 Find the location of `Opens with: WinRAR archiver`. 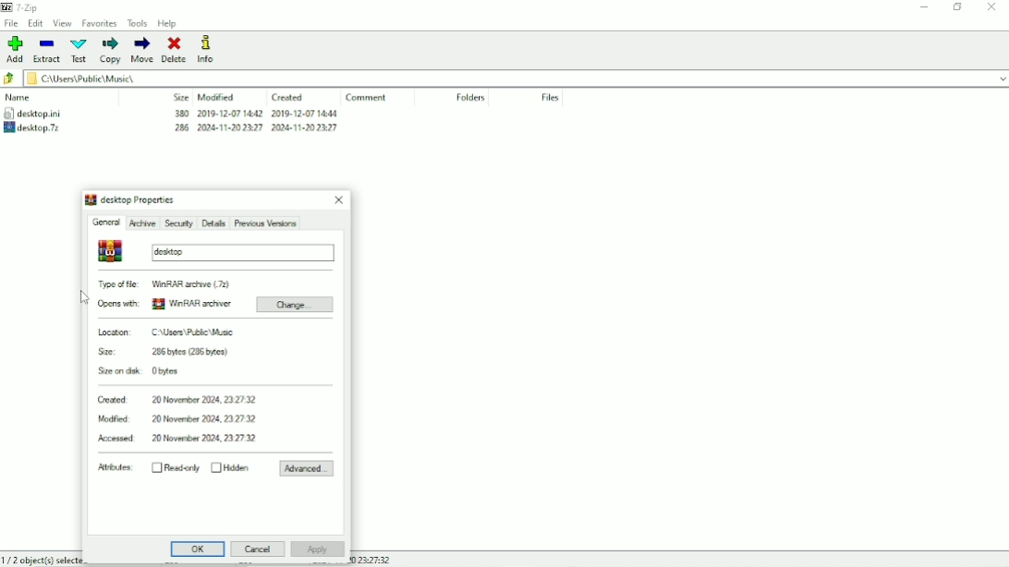

Opens with: WinRAR archiver is located at coordinates (165, 303).